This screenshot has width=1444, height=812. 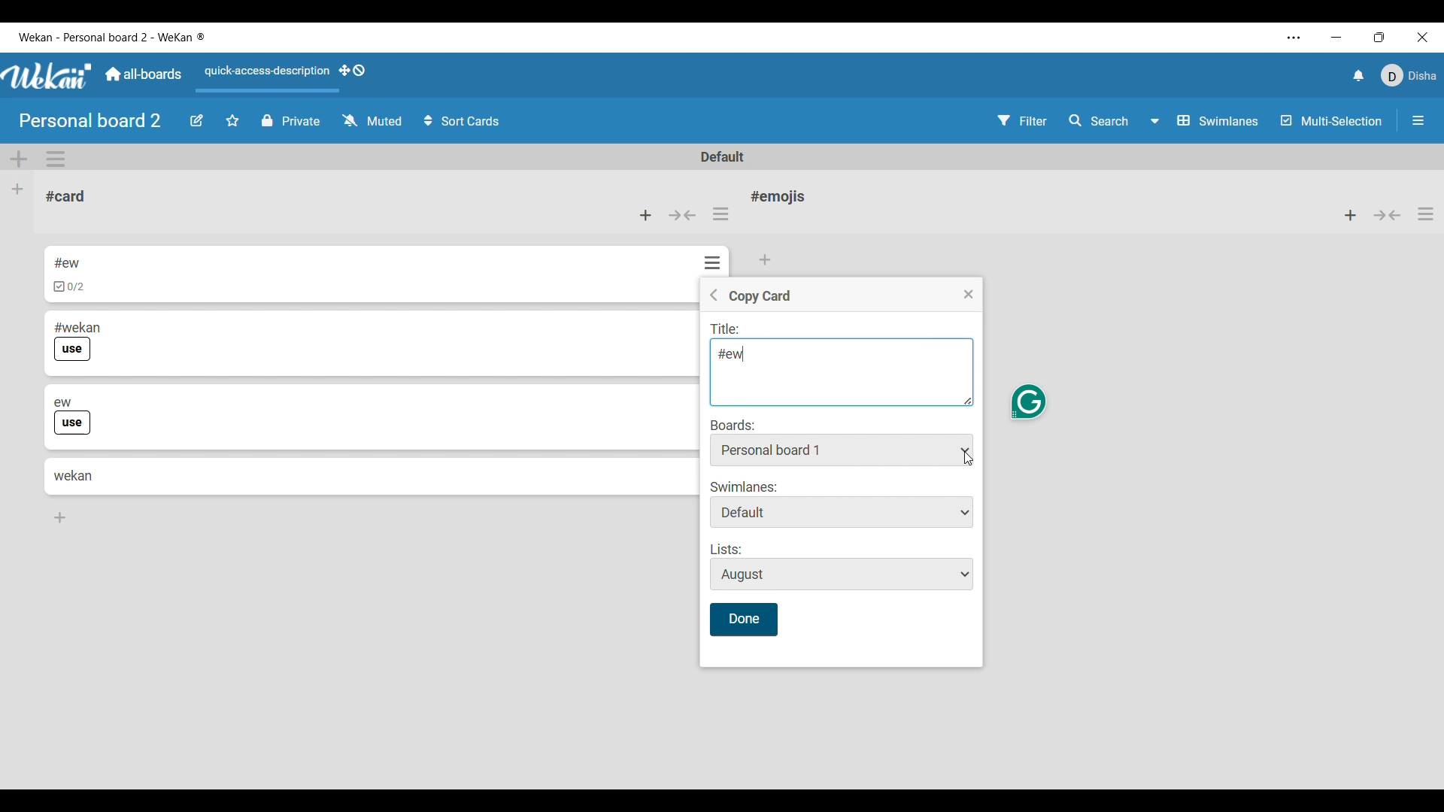 I want to click on Change dimension of title menu, so click(x=969, y=401).